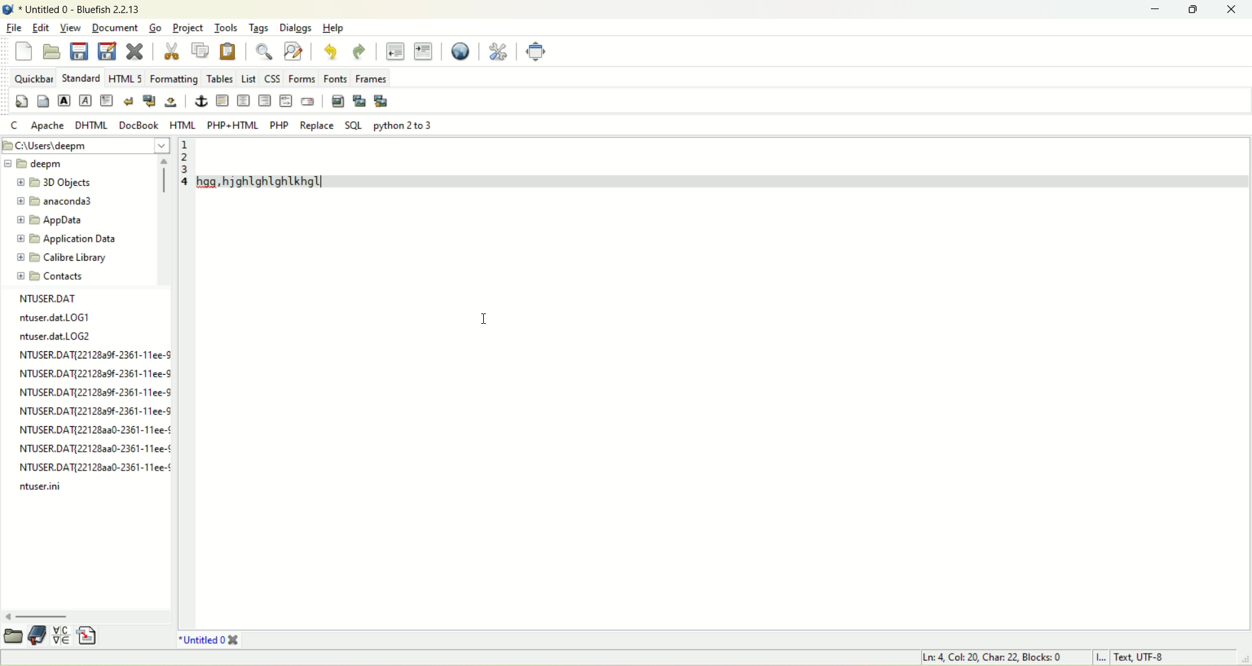  I want to click on document tab, so click(203, 639).